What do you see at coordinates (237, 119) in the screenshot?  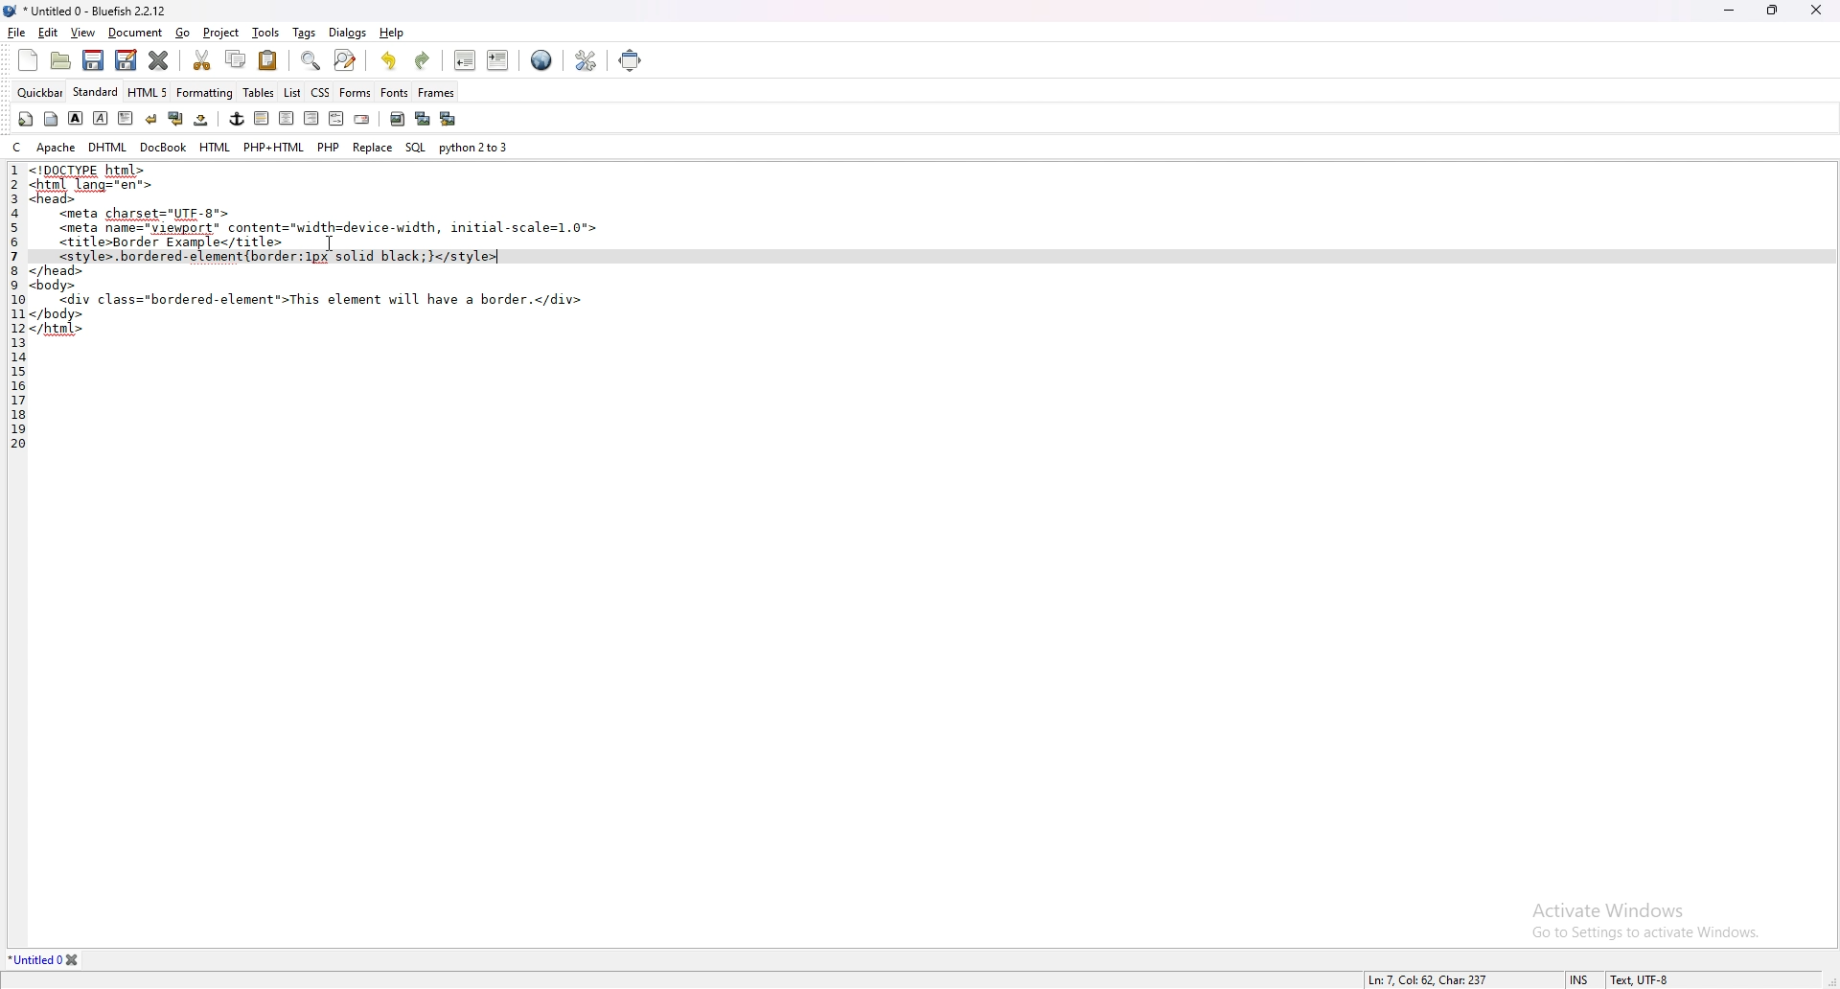 I see `anchor` at bounding box center [237, 119].